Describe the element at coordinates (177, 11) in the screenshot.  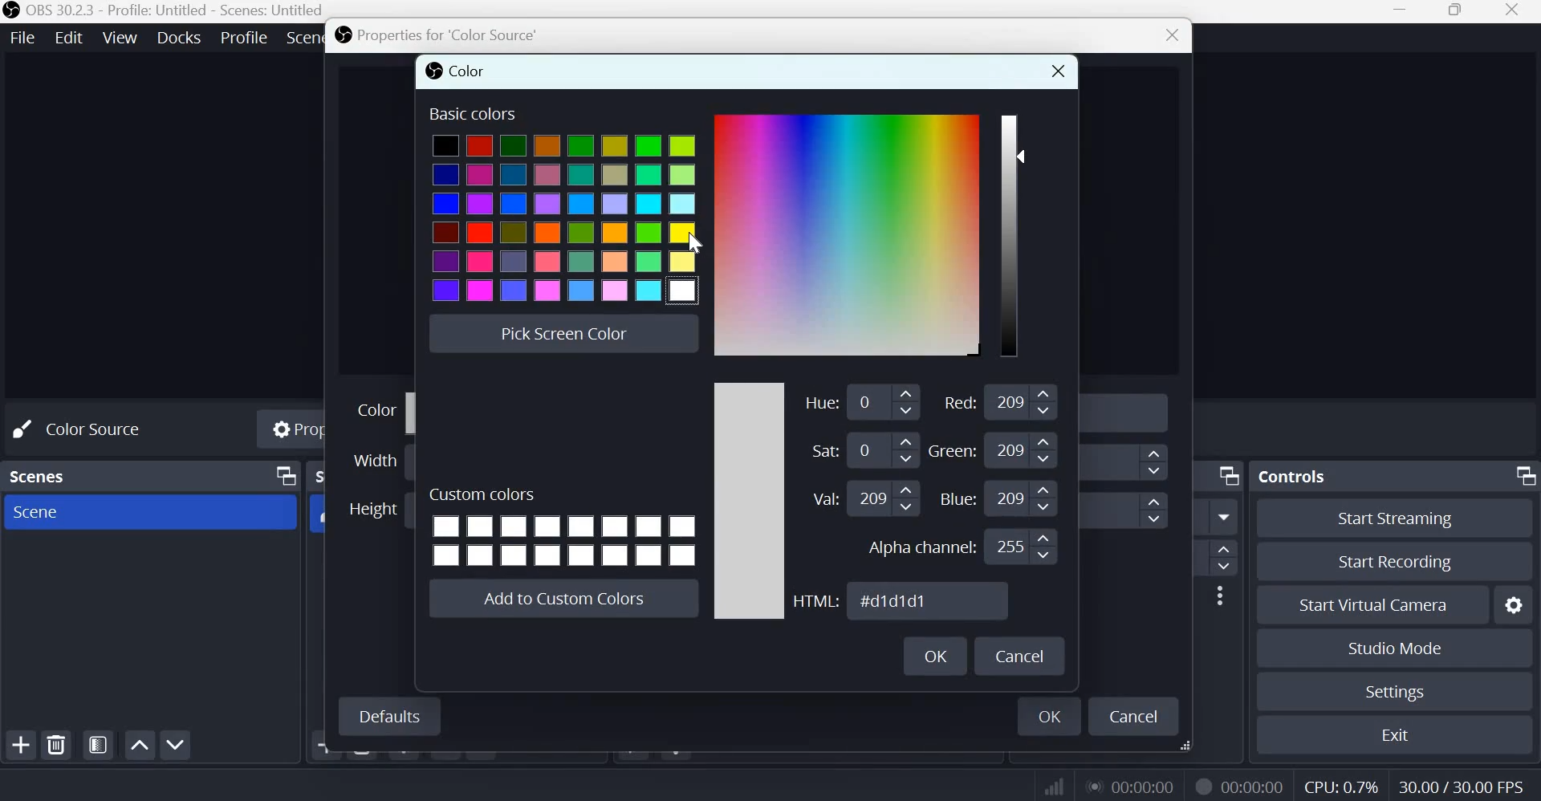
I see `OBS 30.2.3 - Profile: Untitled - Scenes: Untitled` at that location.